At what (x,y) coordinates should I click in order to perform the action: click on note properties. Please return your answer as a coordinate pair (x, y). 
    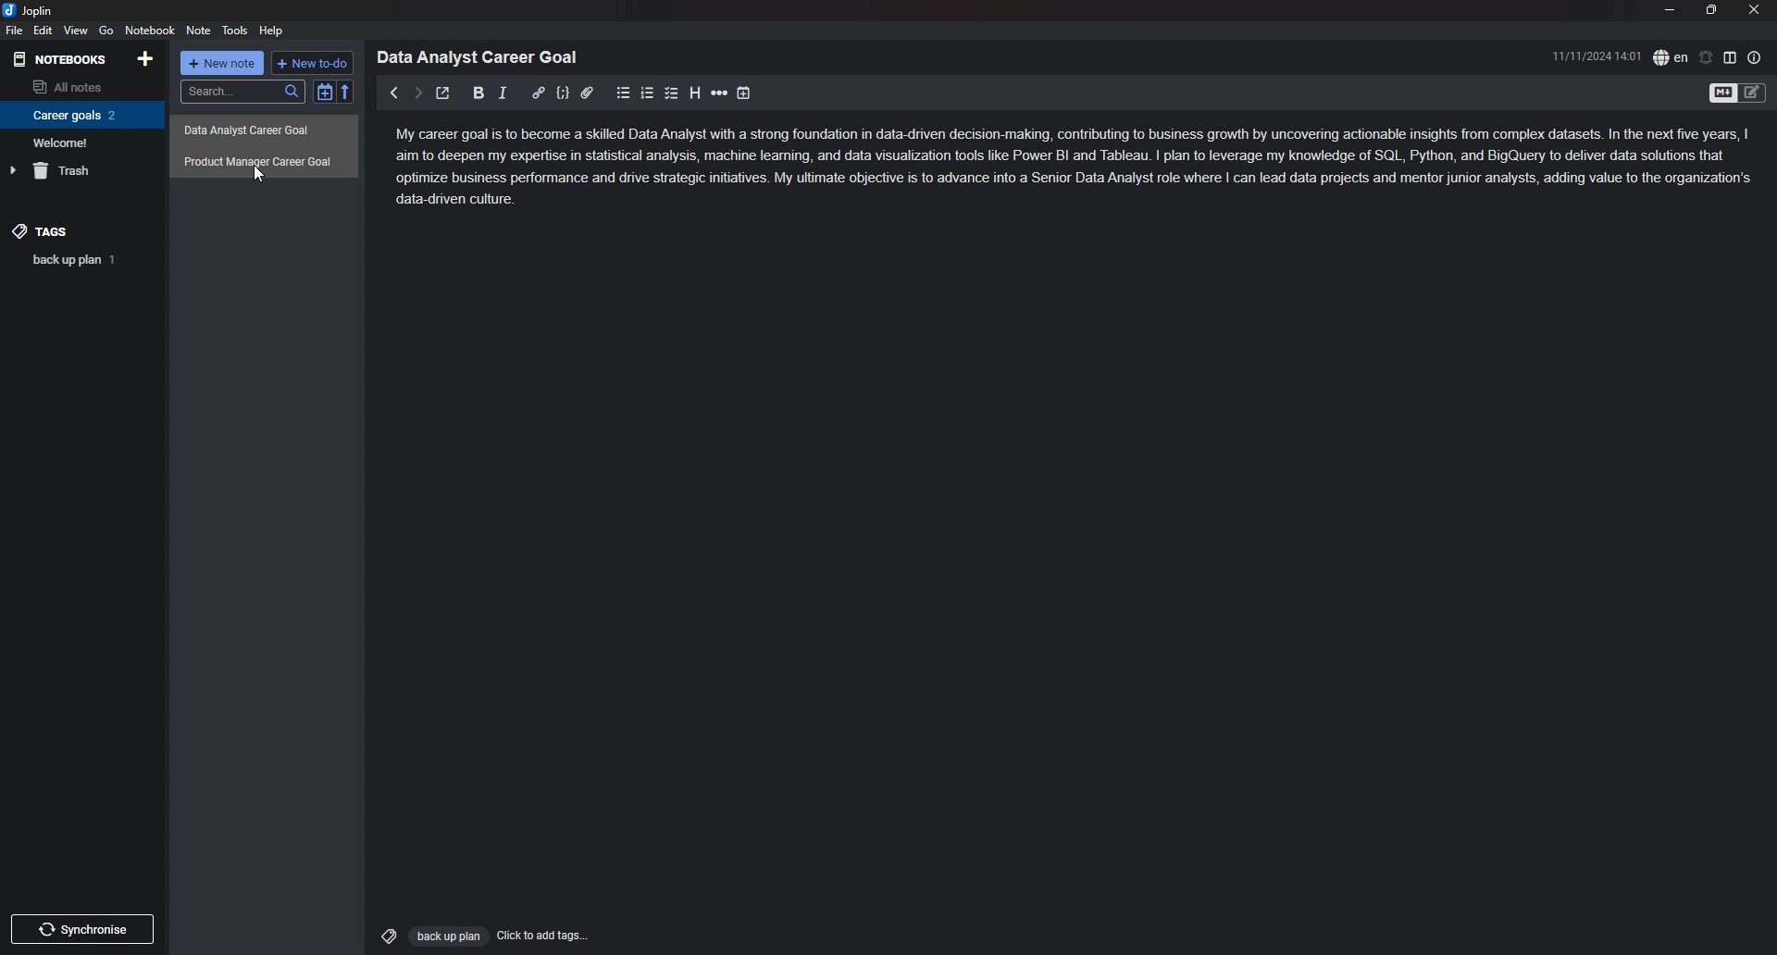
    Looking at the image, I should click on (1755, 57).